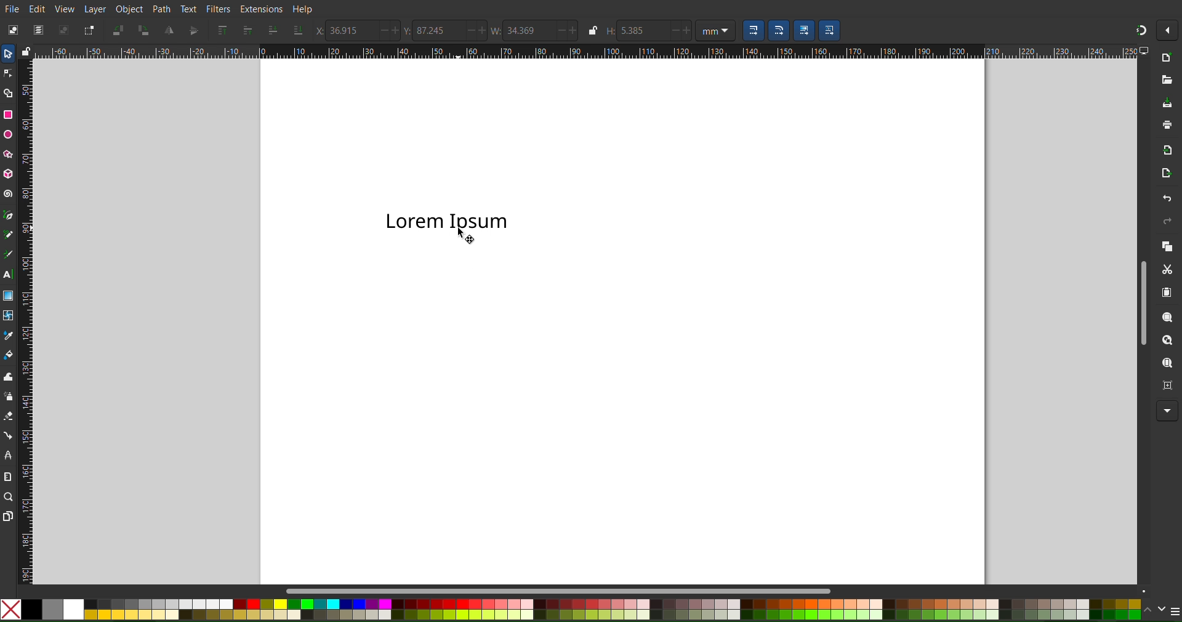 The height and width of the screenshot is (622, 1182). What do you see at coordinates (191, 31) in the screenshot?
I see `Mirror Horizontally` at bounding box center [191, 31].